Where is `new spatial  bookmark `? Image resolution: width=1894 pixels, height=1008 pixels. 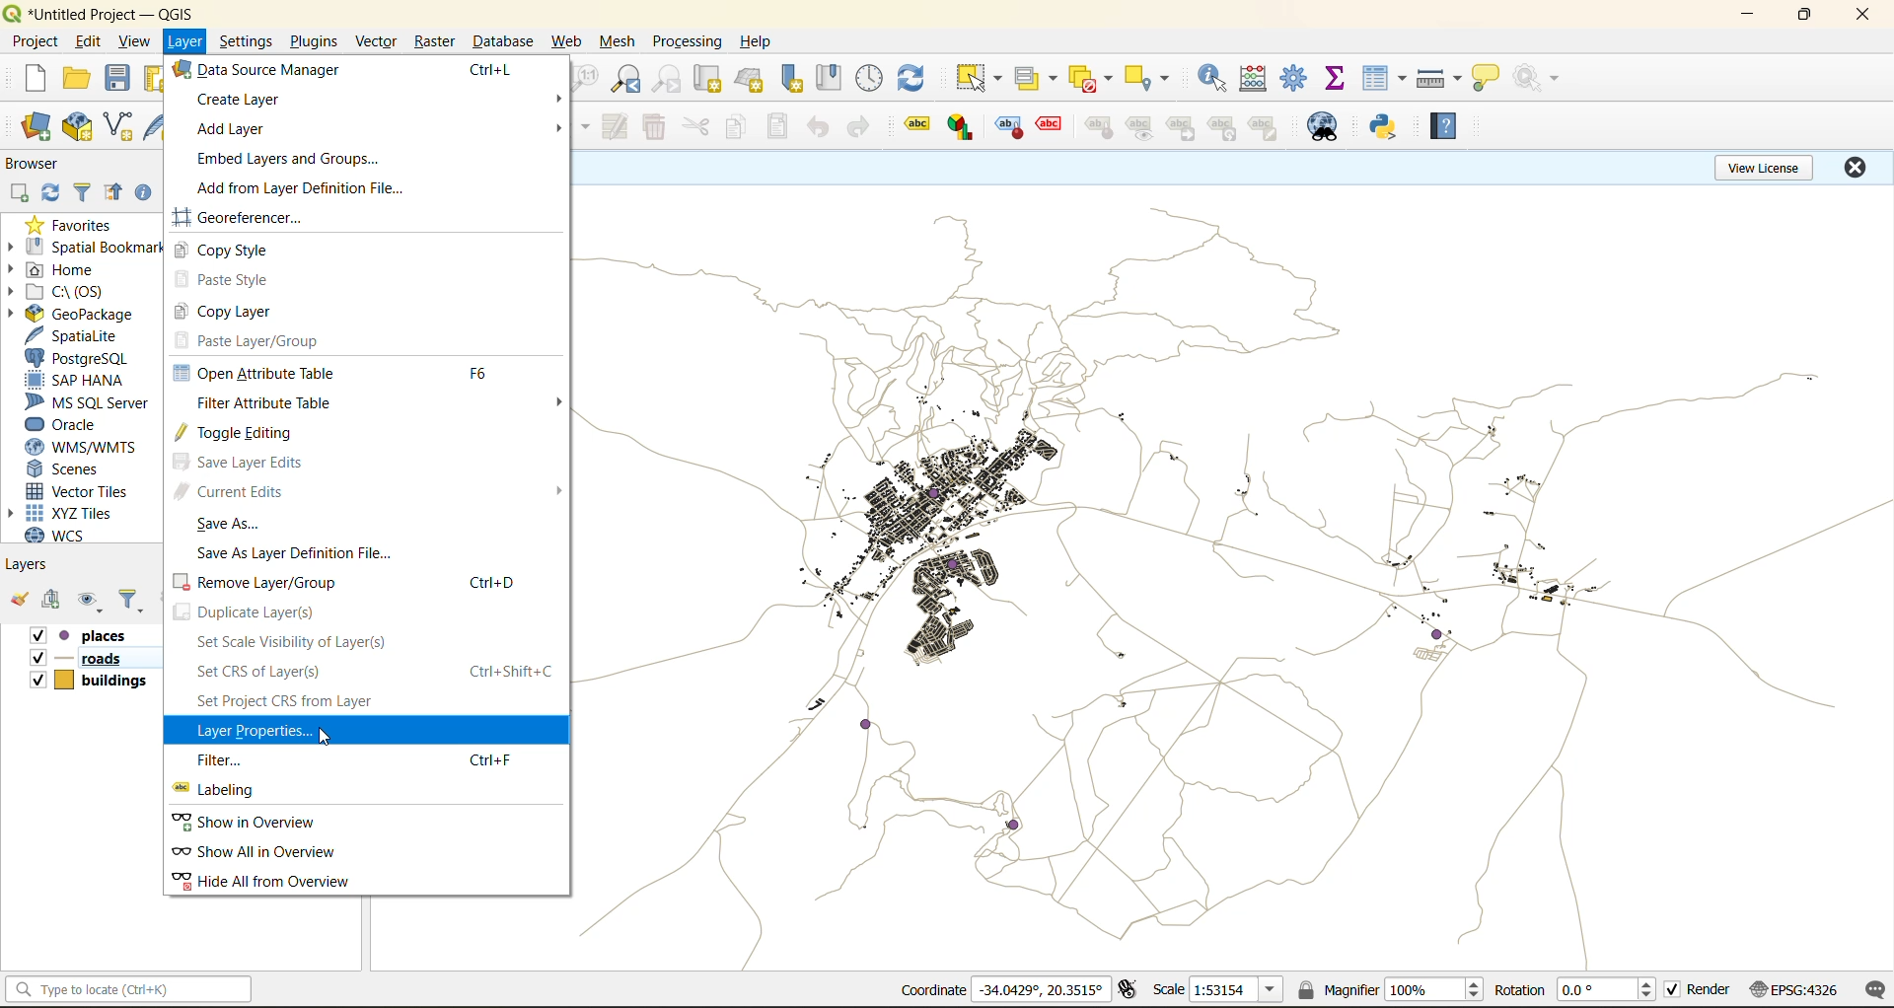
new spatial  bookmark  is located at coordinates (796, 82).